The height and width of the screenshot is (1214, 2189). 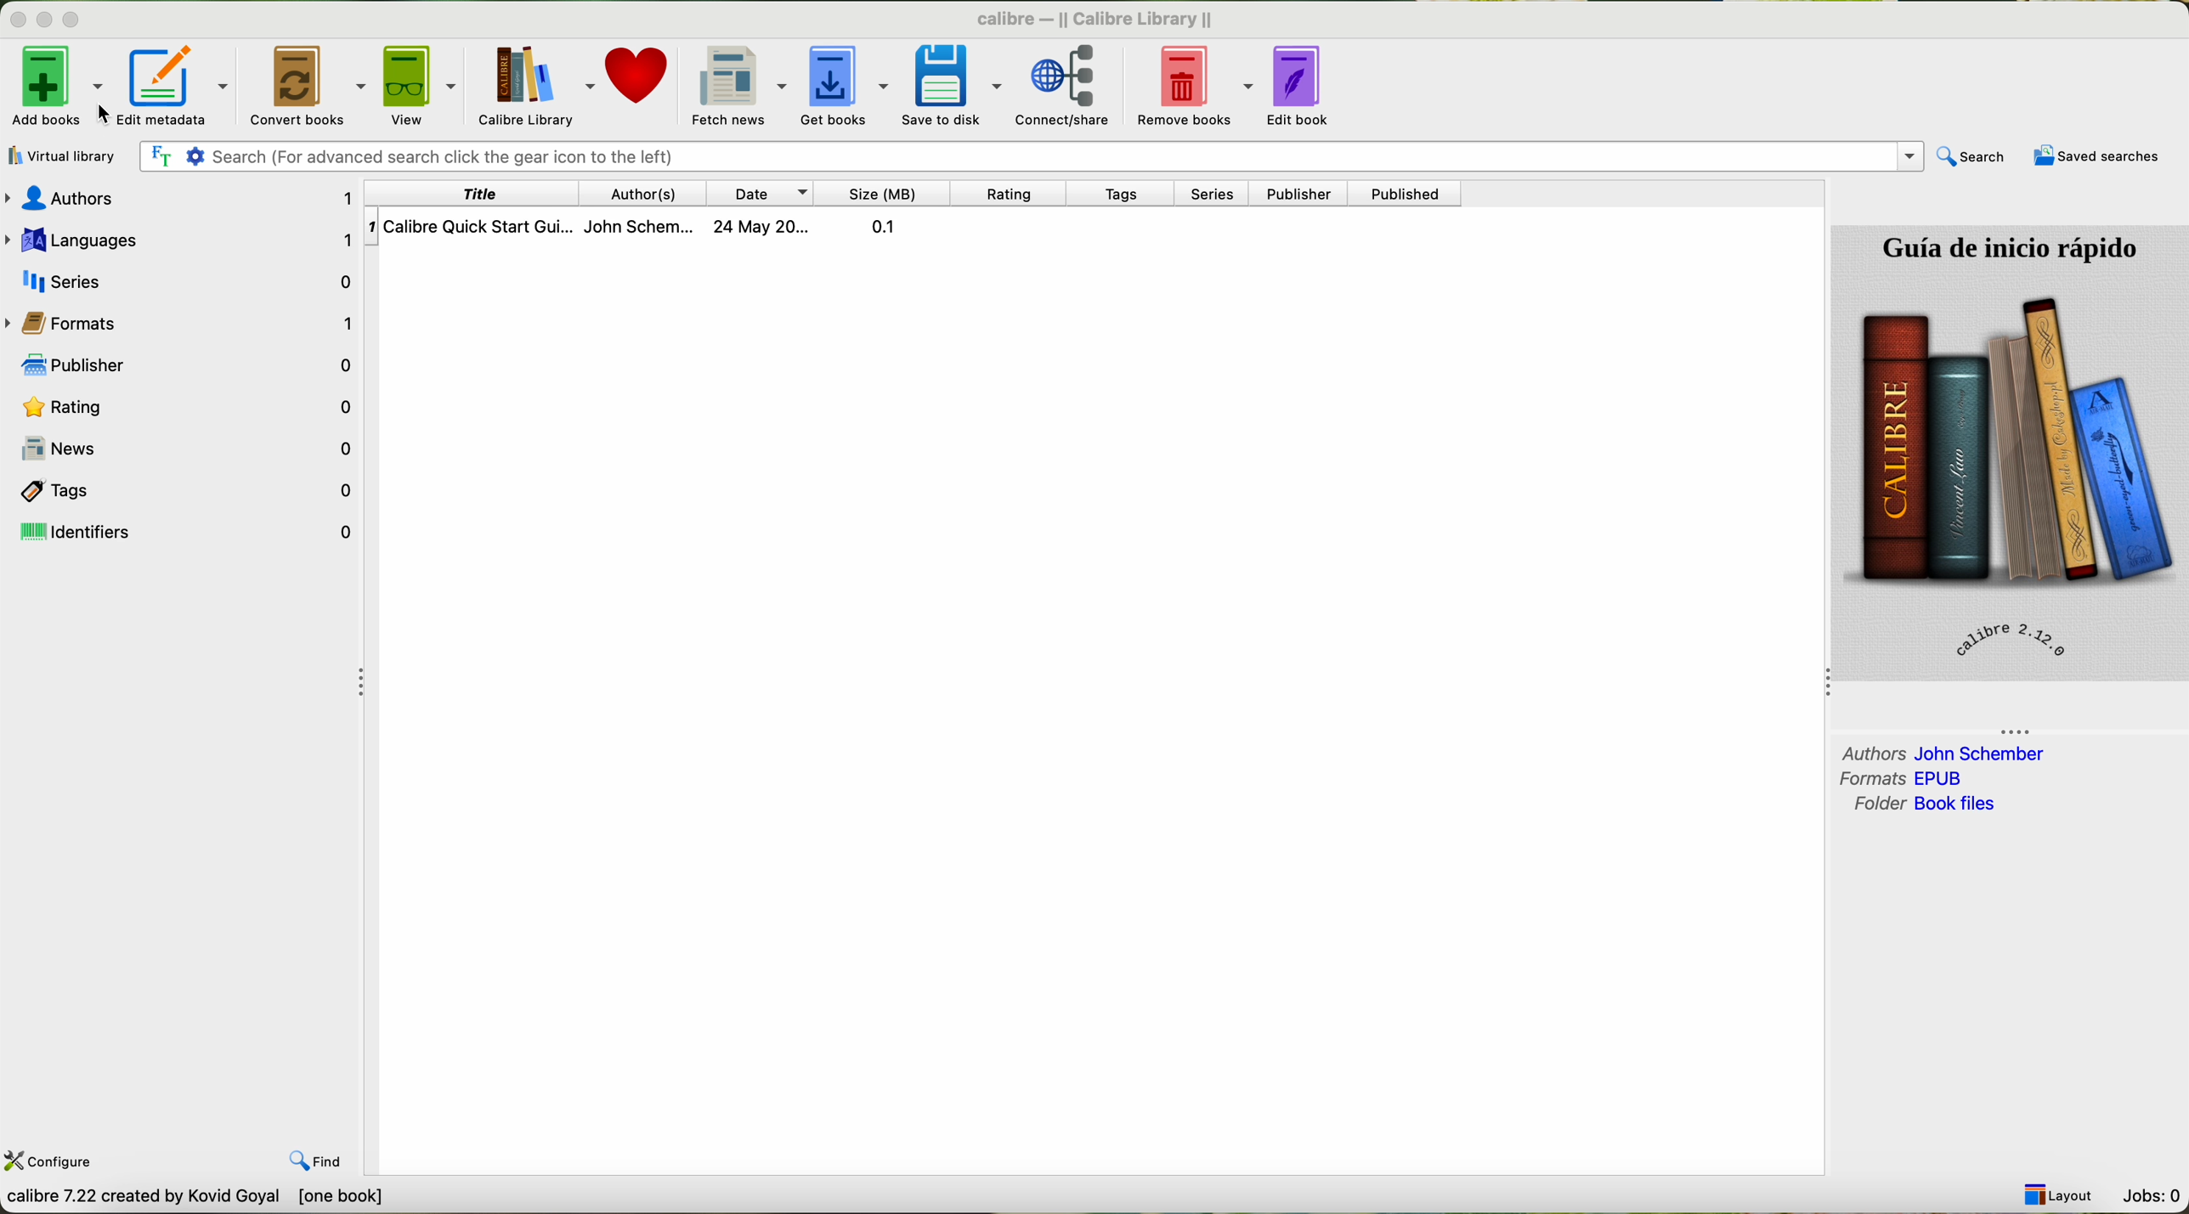 What do you see at coordinates (1972, 156) in the screenshot?
I see `search` at bounding box center [1972, 156].